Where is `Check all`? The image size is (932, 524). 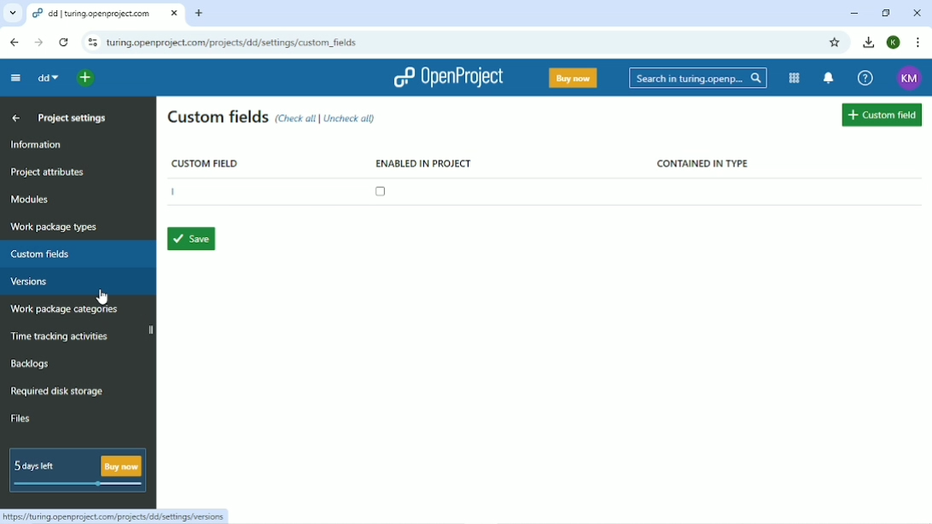 Check all is located at coordinates (297, 118).